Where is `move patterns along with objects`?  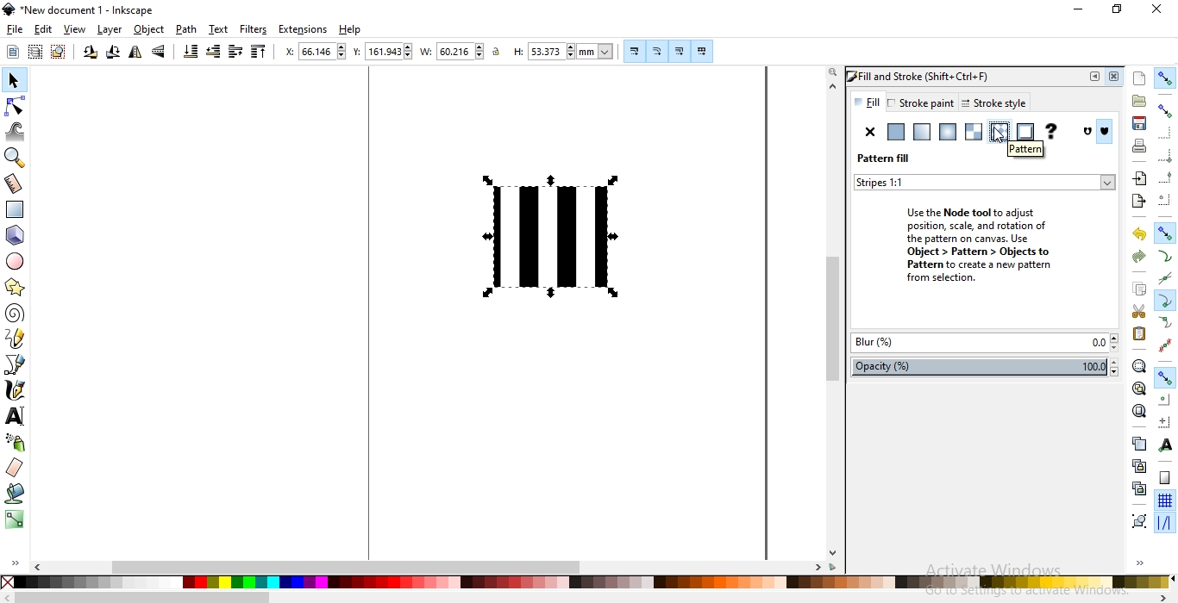 move patterns along with objects is located at coordinates (702, 52).